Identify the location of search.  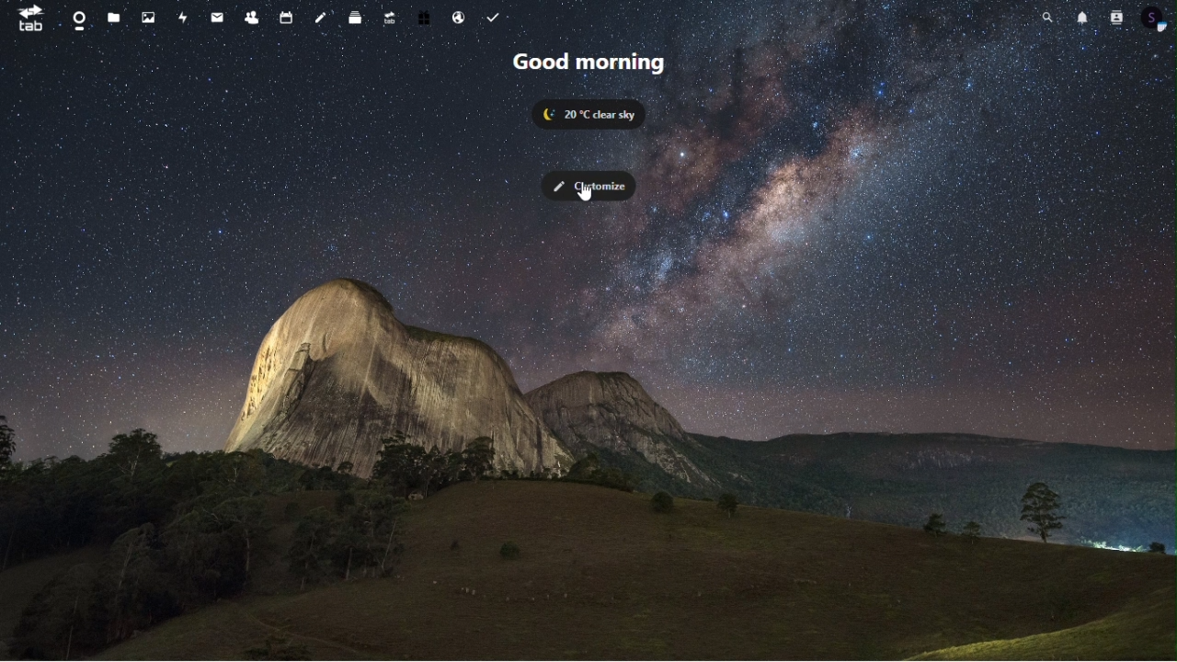
(1046, 17).